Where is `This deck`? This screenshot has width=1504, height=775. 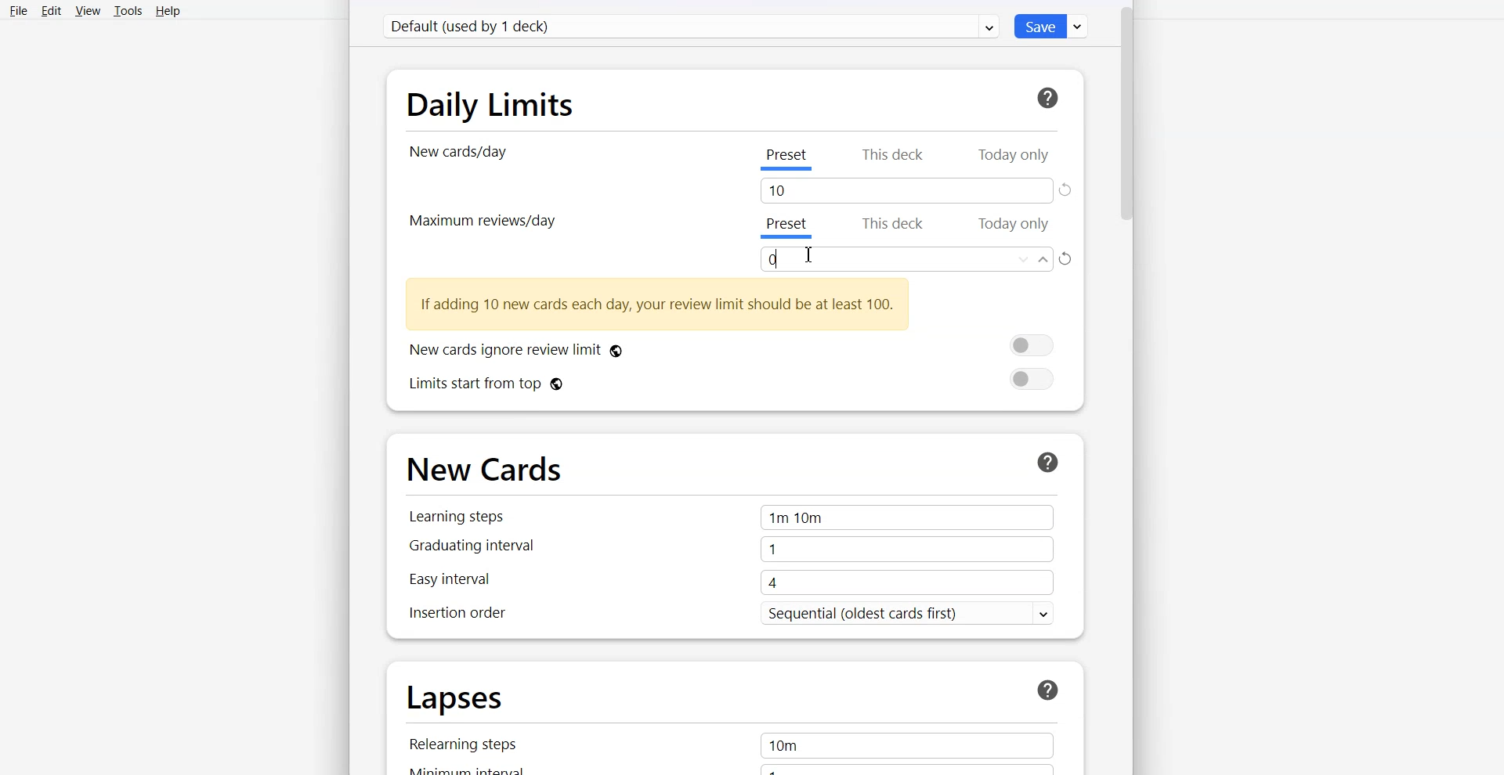
This deck is located at coordinates (895, 158).